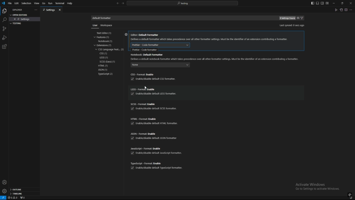  I want to click on extensions, so click(4, 47).